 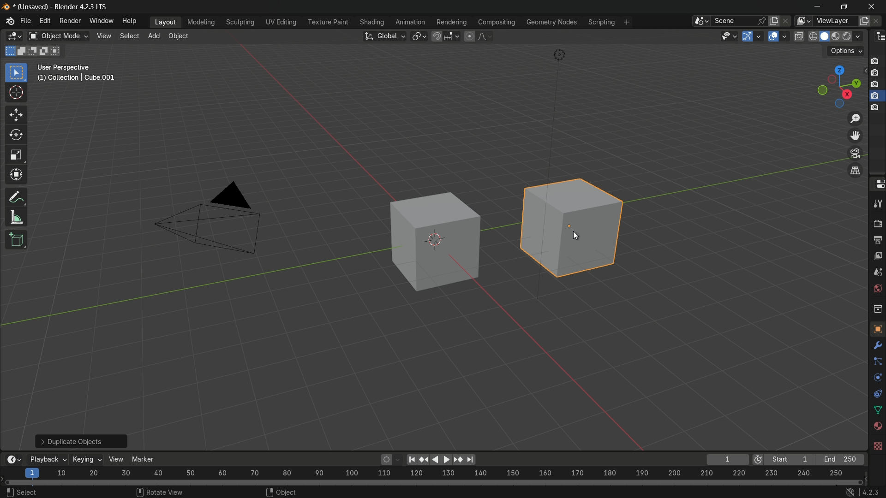 I want to click on Select, so click(x=20, y=492).